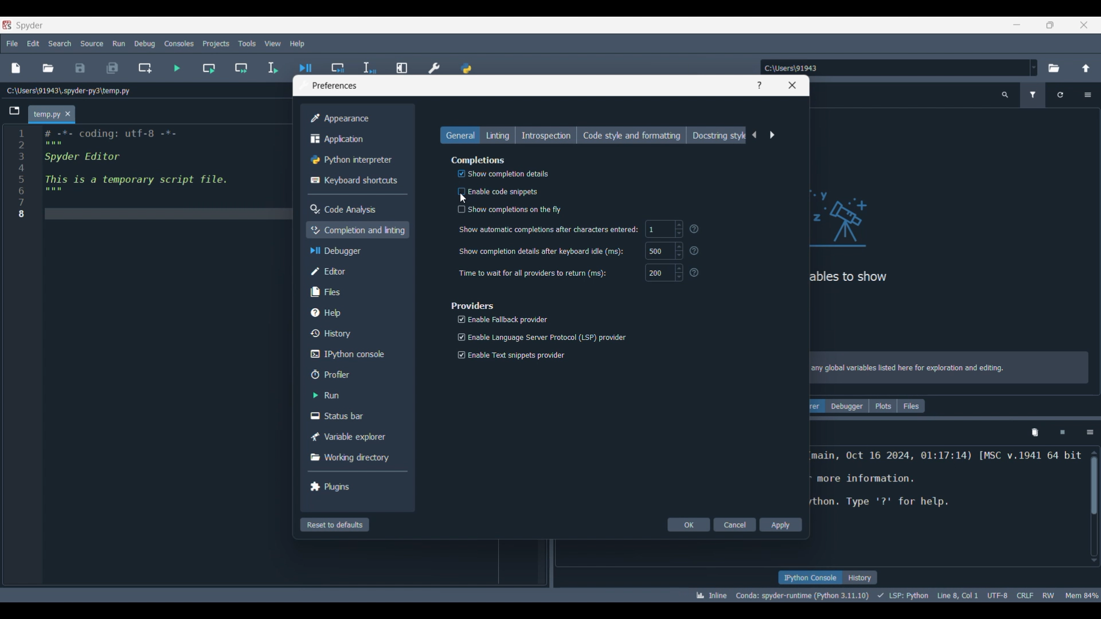 This screenshot has height=619, width=1101. What do you see at coordinates (663, 273) in the screenshot?
I see `200` at bounding box center [663, 273].